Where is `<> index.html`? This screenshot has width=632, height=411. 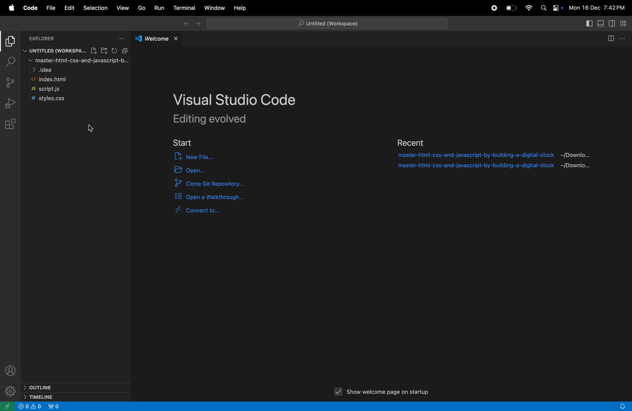
<> index.html is located at coordinates (52, 80).